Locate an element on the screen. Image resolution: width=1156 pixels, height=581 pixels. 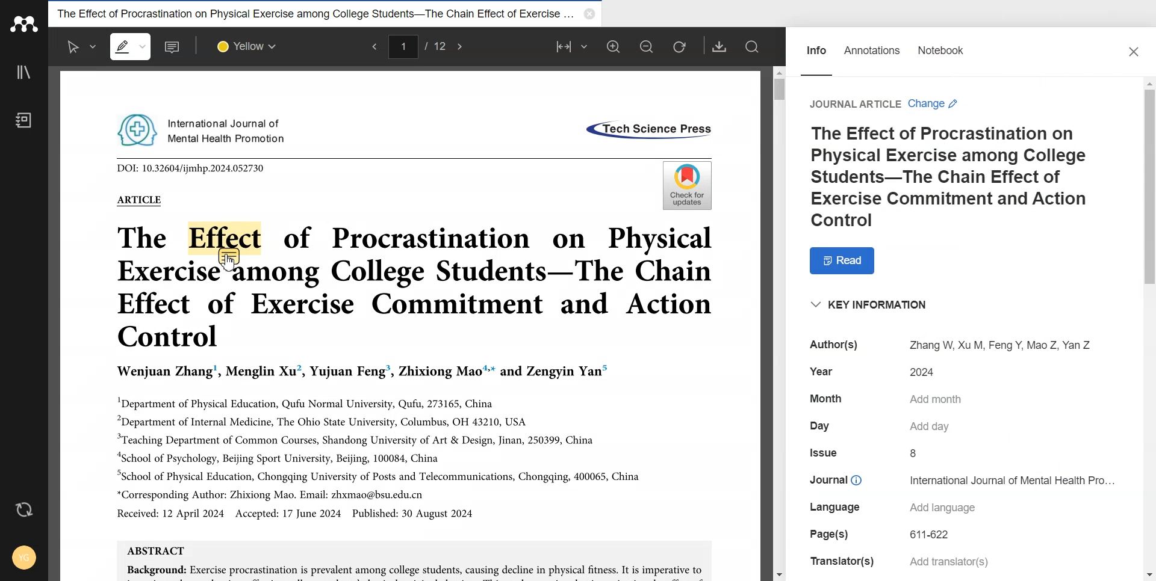
“KEY INFORMATION is located at coordinates (871, 307).